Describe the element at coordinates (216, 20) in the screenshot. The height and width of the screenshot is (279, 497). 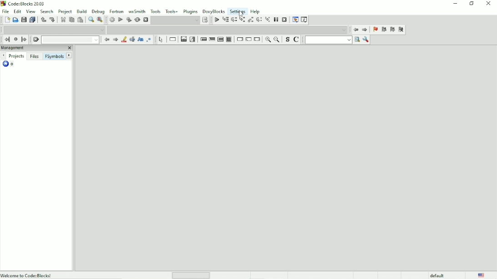
I see `Debug/Continue` at that location.